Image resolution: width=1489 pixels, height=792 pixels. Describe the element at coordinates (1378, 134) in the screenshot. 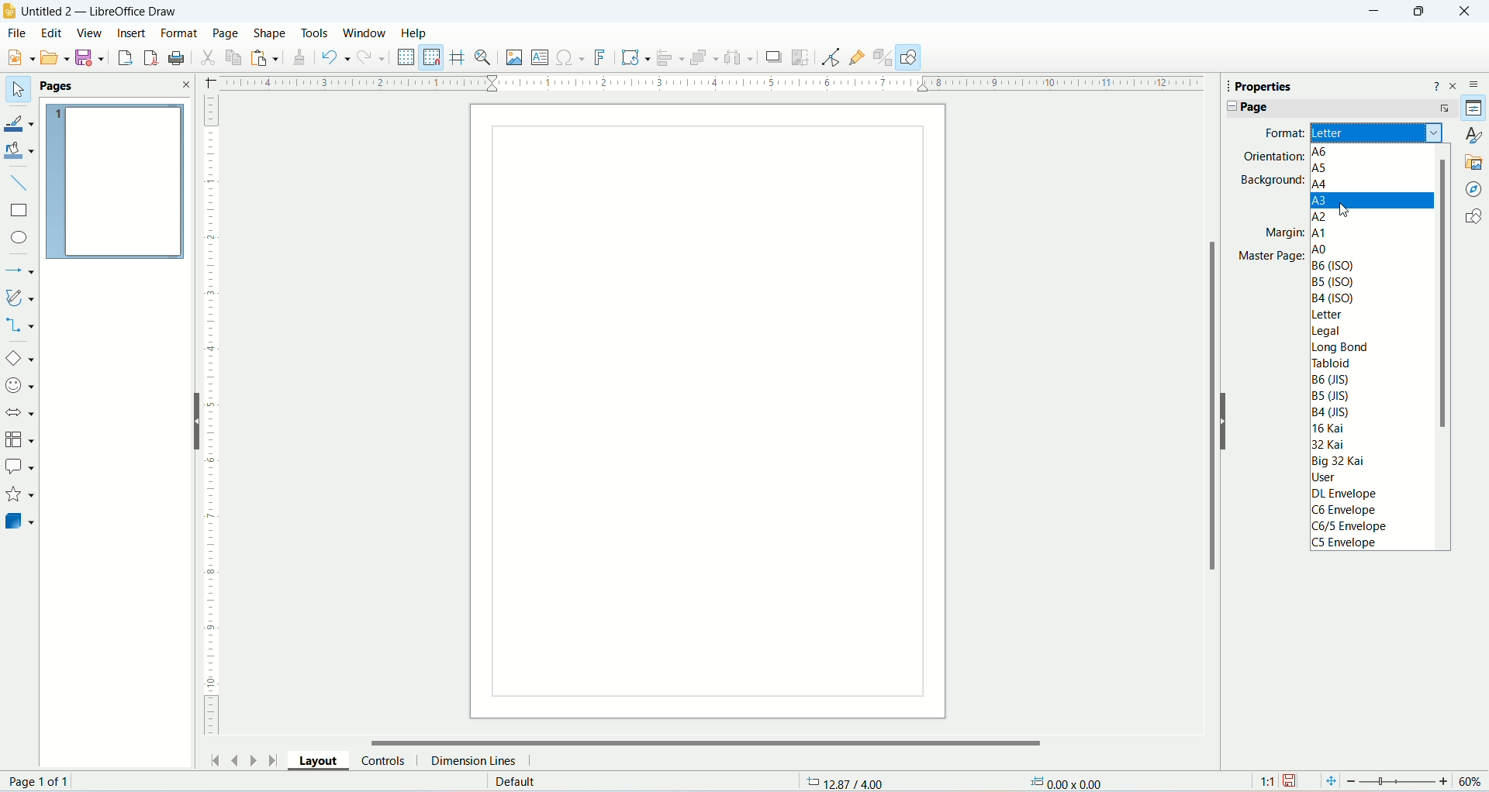

I see `letter` at that location.